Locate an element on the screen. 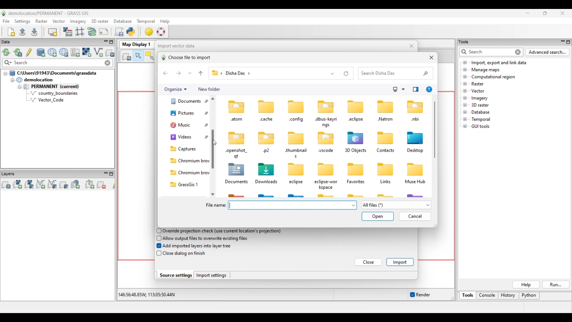 The height and width of the screenshot is (322, 572). Muse Hub is located at coordinates (415, 182).